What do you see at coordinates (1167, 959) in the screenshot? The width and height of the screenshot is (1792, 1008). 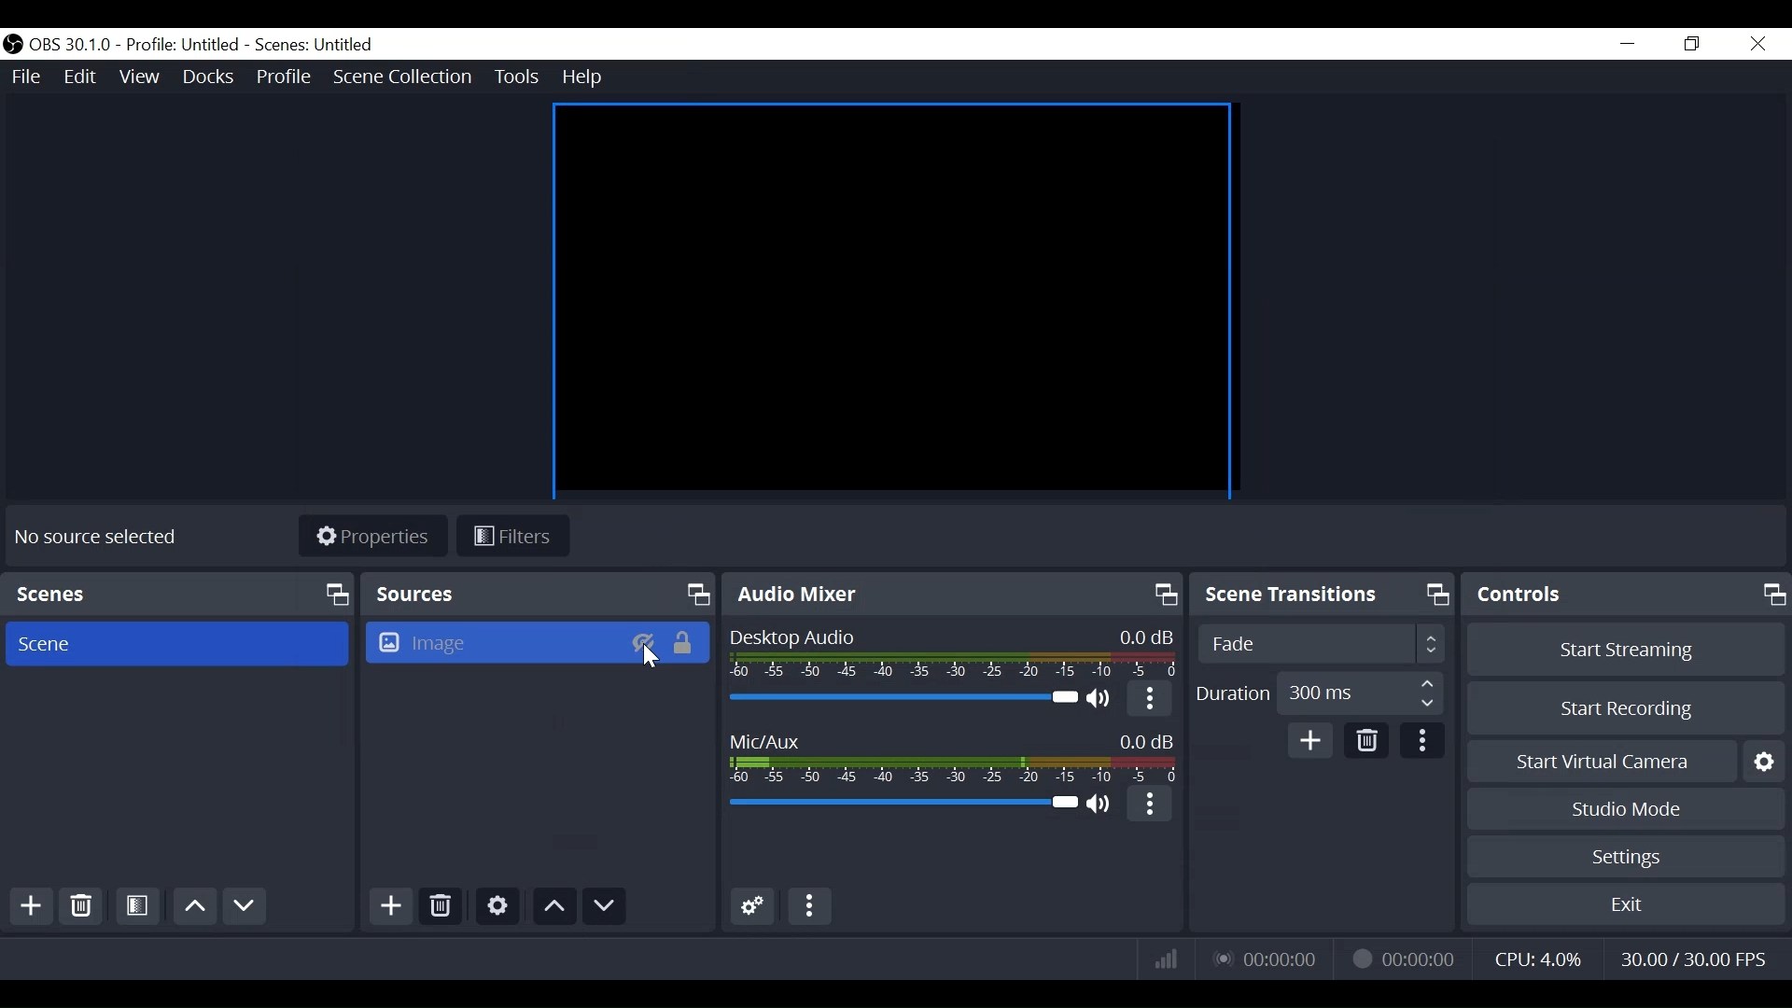 I see `Bitrate` at bounding box center [1167, 959].